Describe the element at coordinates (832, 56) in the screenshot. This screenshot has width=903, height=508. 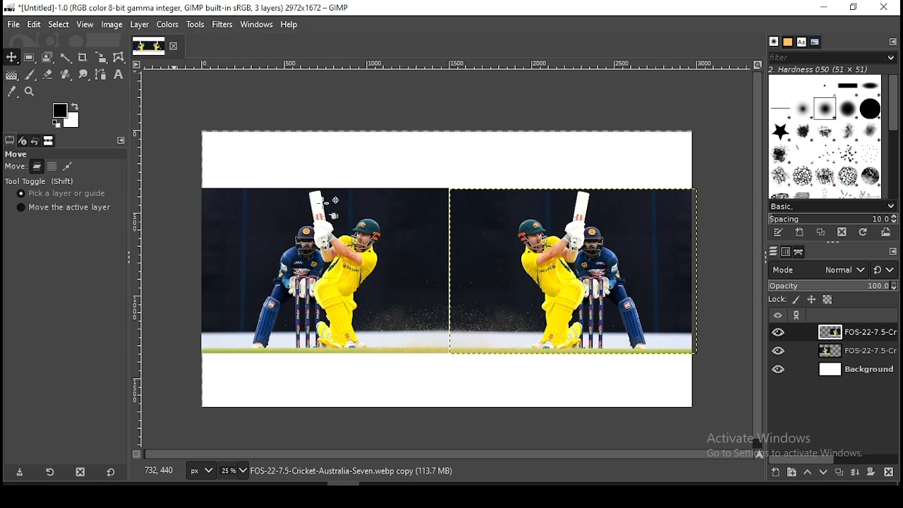
I see `brushes filter` at that location.